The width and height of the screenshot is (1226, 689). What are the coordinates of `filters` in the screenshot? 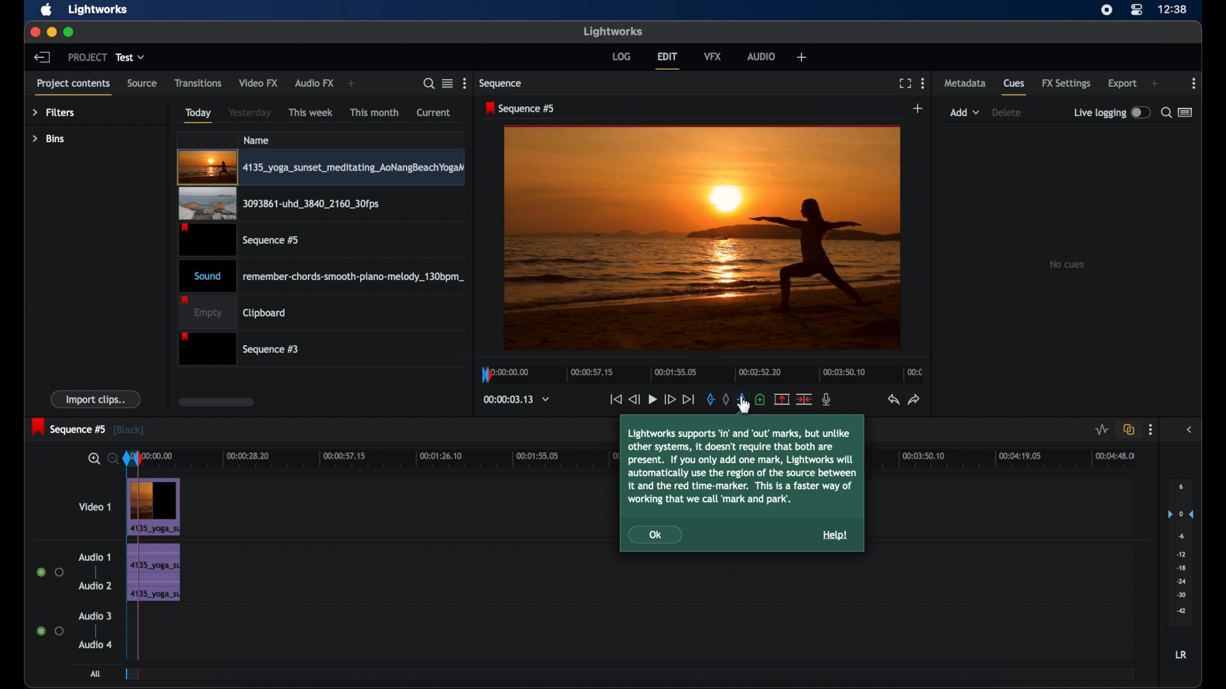 It's located at (53, 113).